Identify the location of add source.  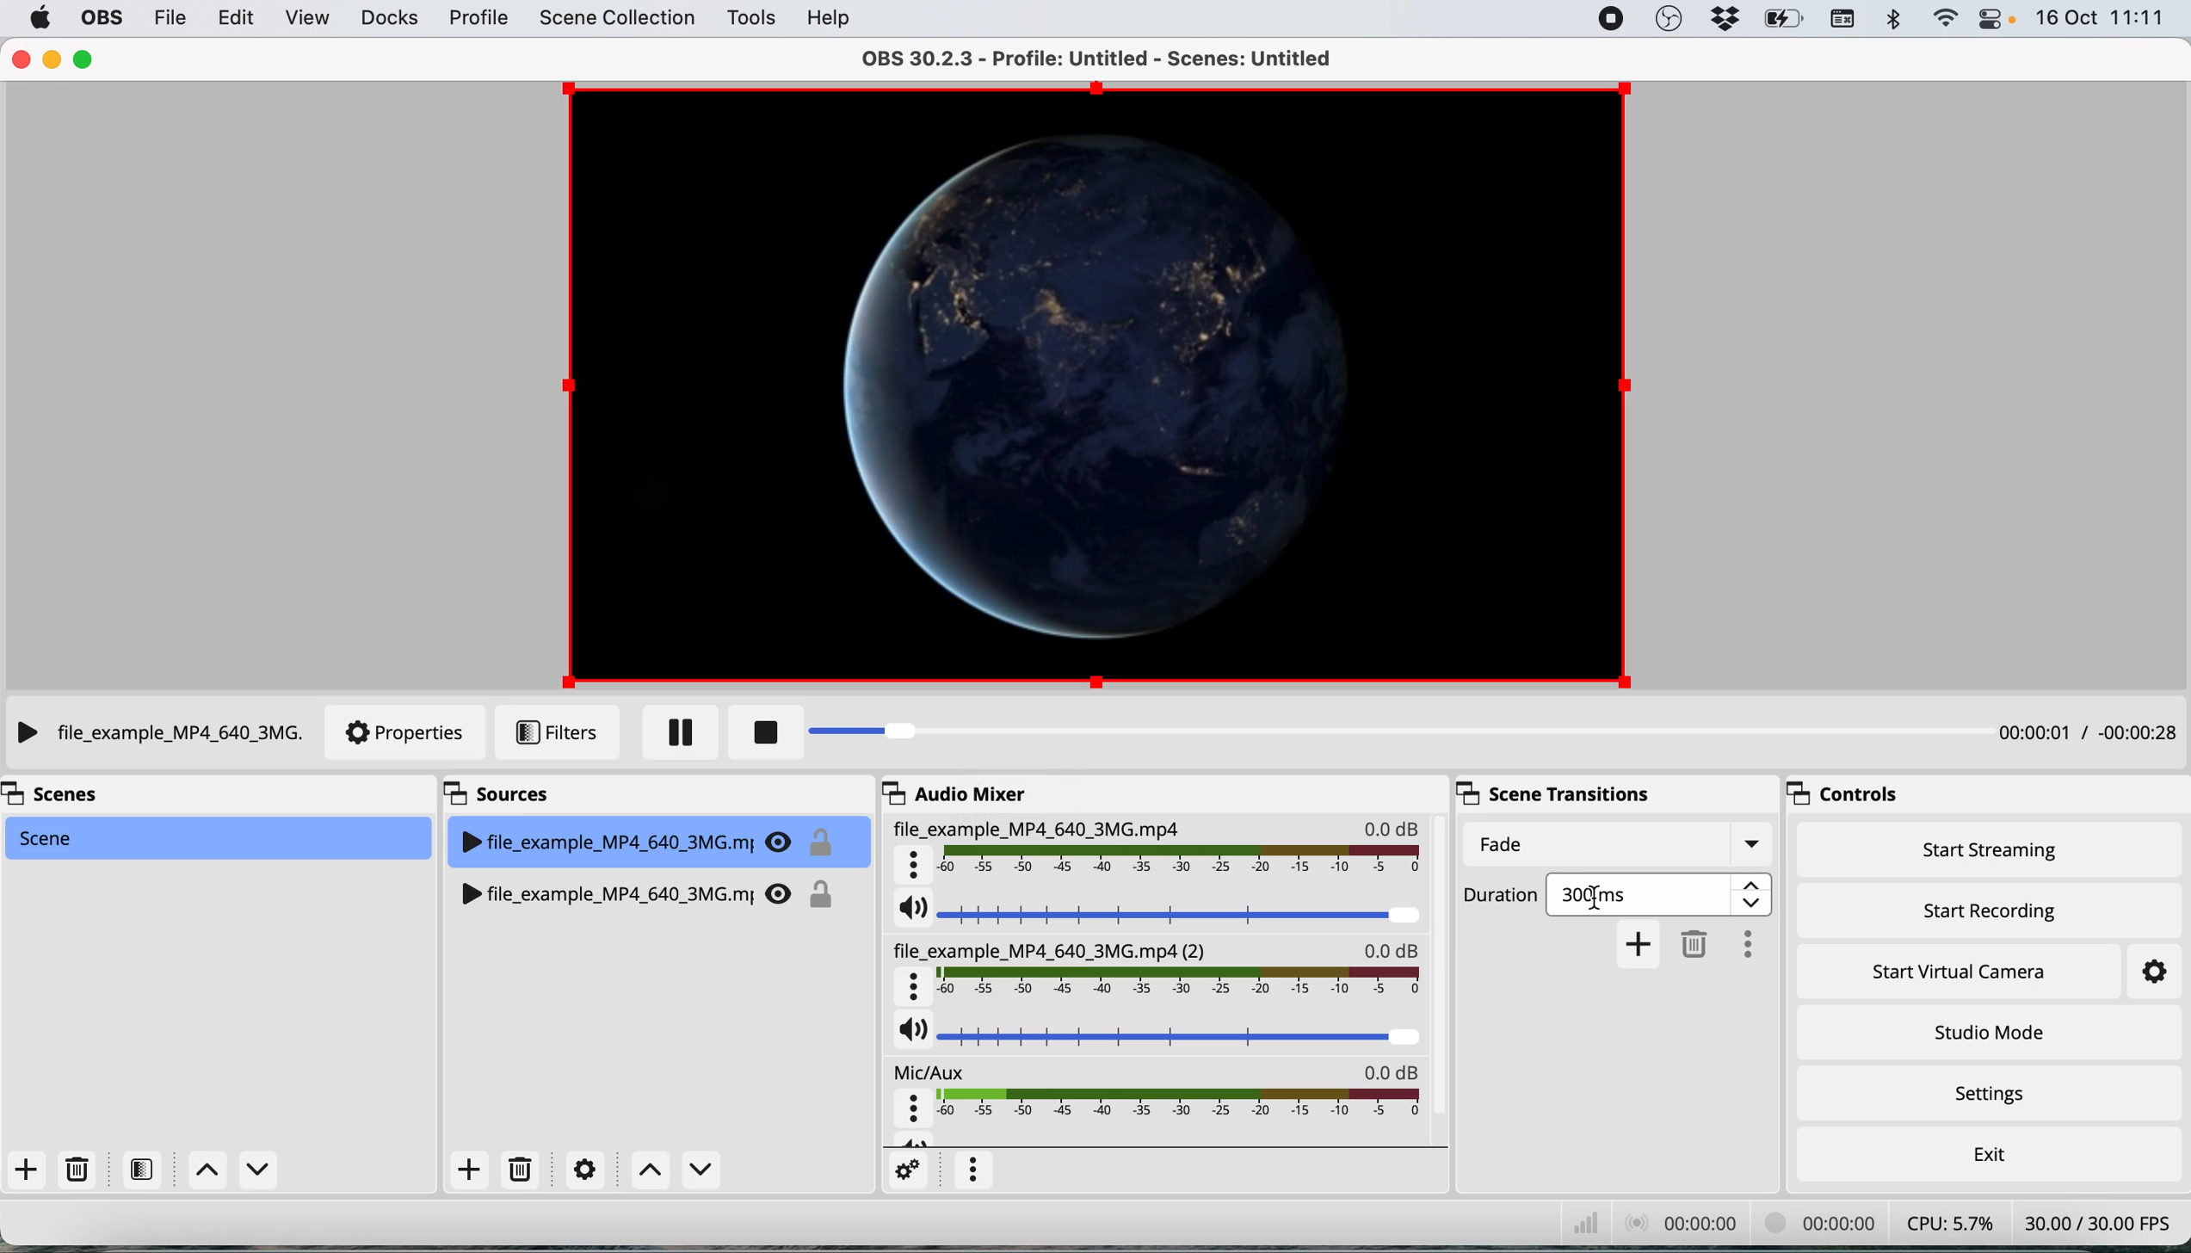
(466, 1170).